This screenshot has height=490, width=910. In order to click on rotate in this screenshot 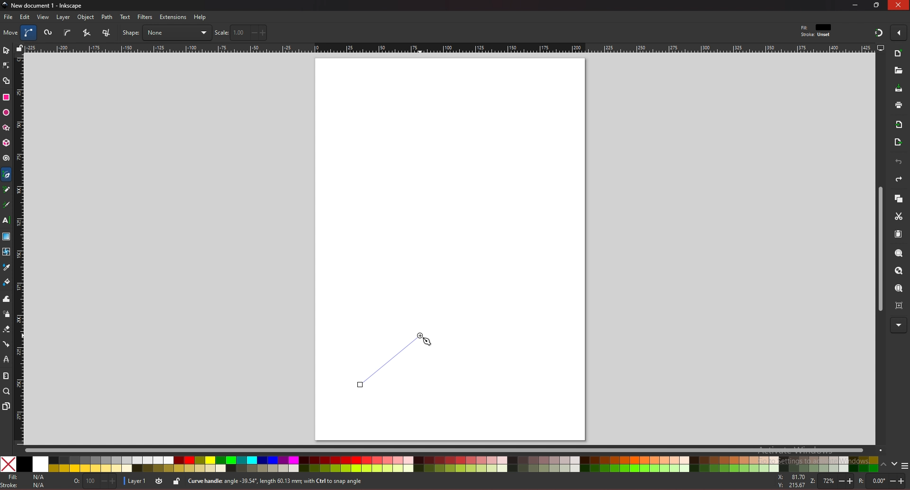, I will do `click(880, 481)`.